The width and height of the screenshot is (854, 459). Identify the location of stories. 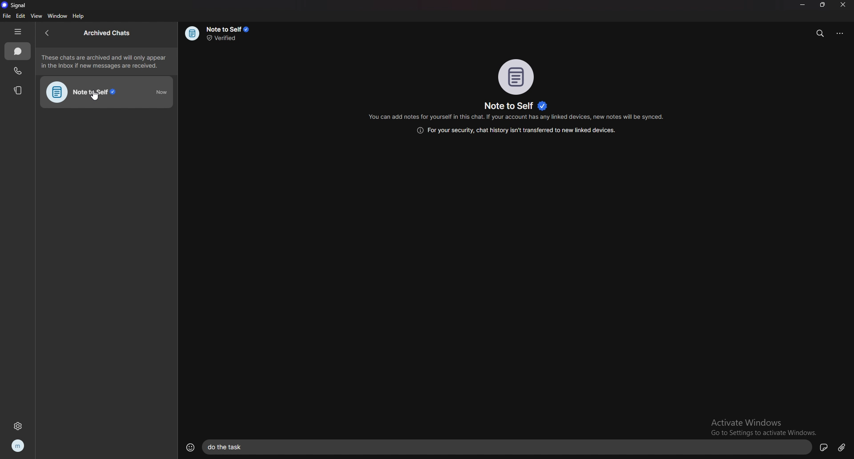
(17, 90).